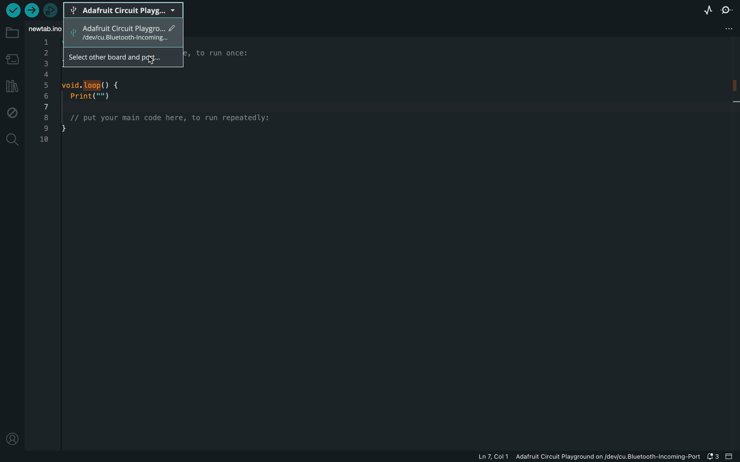 The height and width of the screenshot is (462, 740). I want to click on file setting, so click(729, 29).